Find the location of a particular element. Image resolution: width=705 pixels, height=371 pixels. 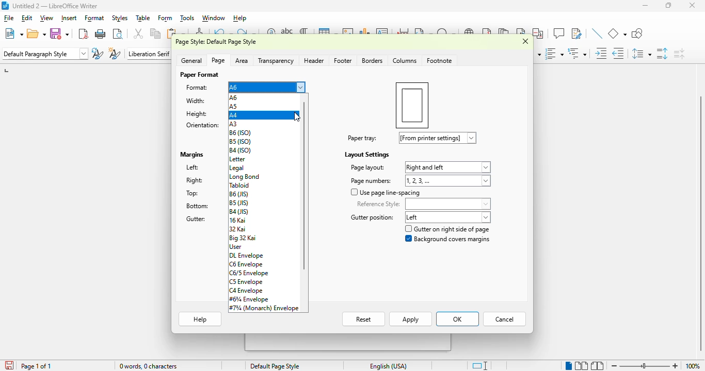

preview is located at coordinates (413, 105).